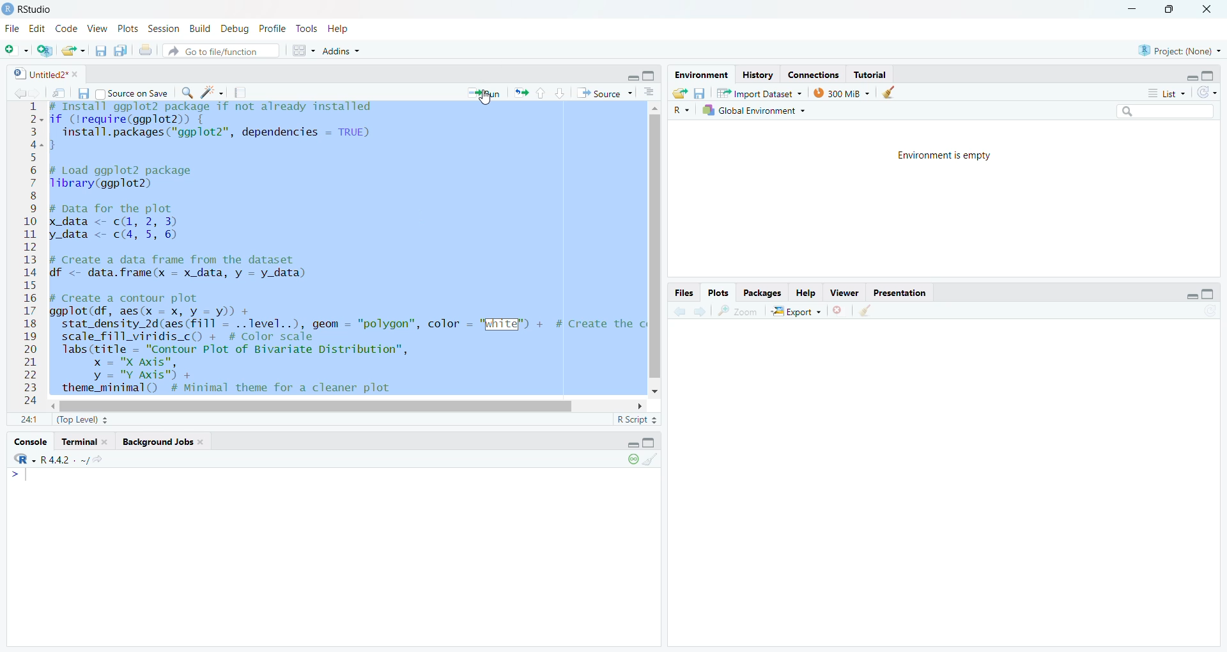  Describe the element at coordinates (15, 50) in the screenshot. I see `new file` at that location.